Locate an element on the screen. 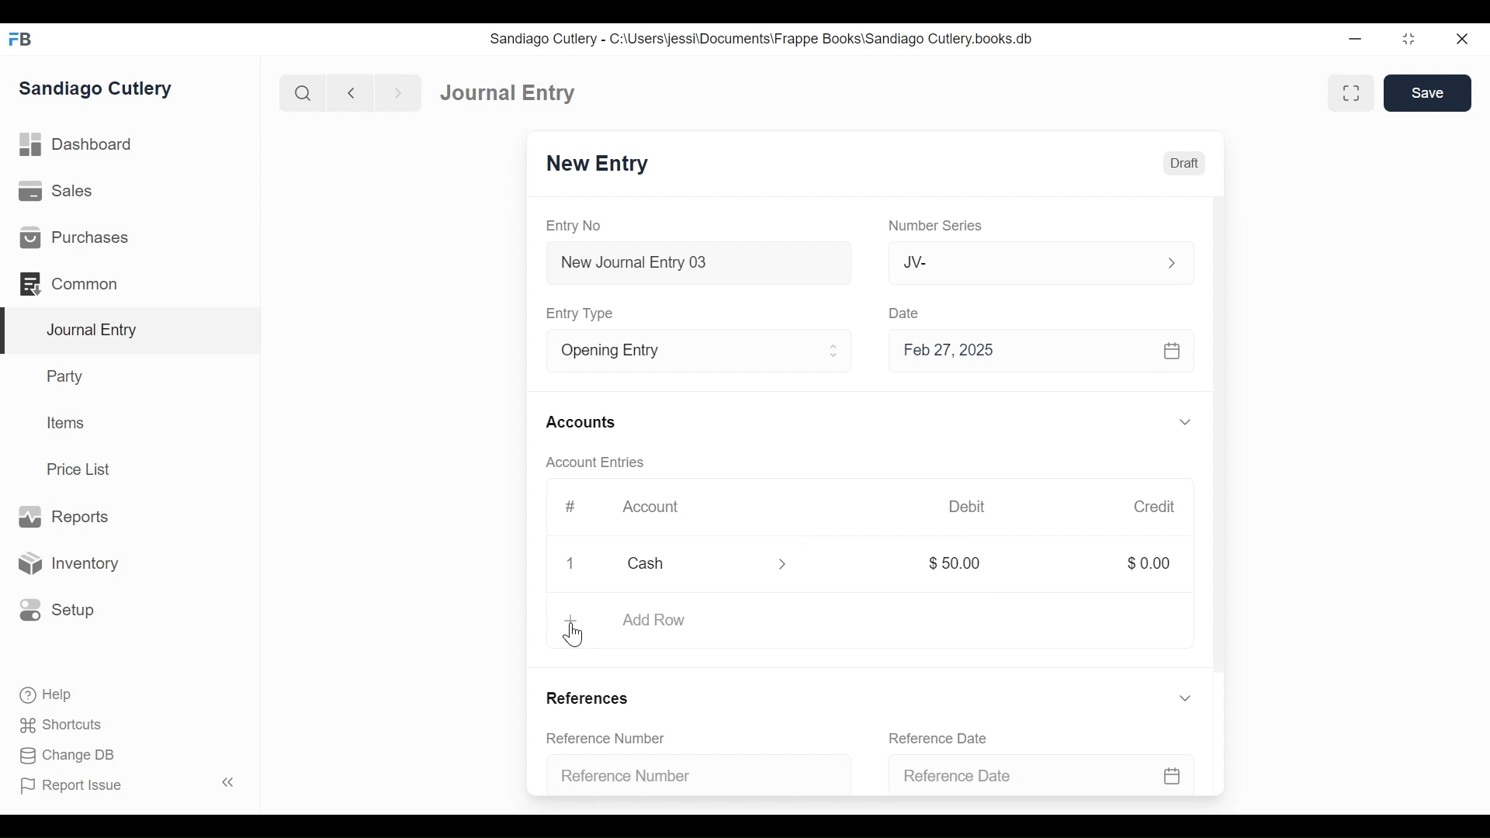 The width and height of the screenshot is (1490, 838). Commons is located at coordinates (68, 283).